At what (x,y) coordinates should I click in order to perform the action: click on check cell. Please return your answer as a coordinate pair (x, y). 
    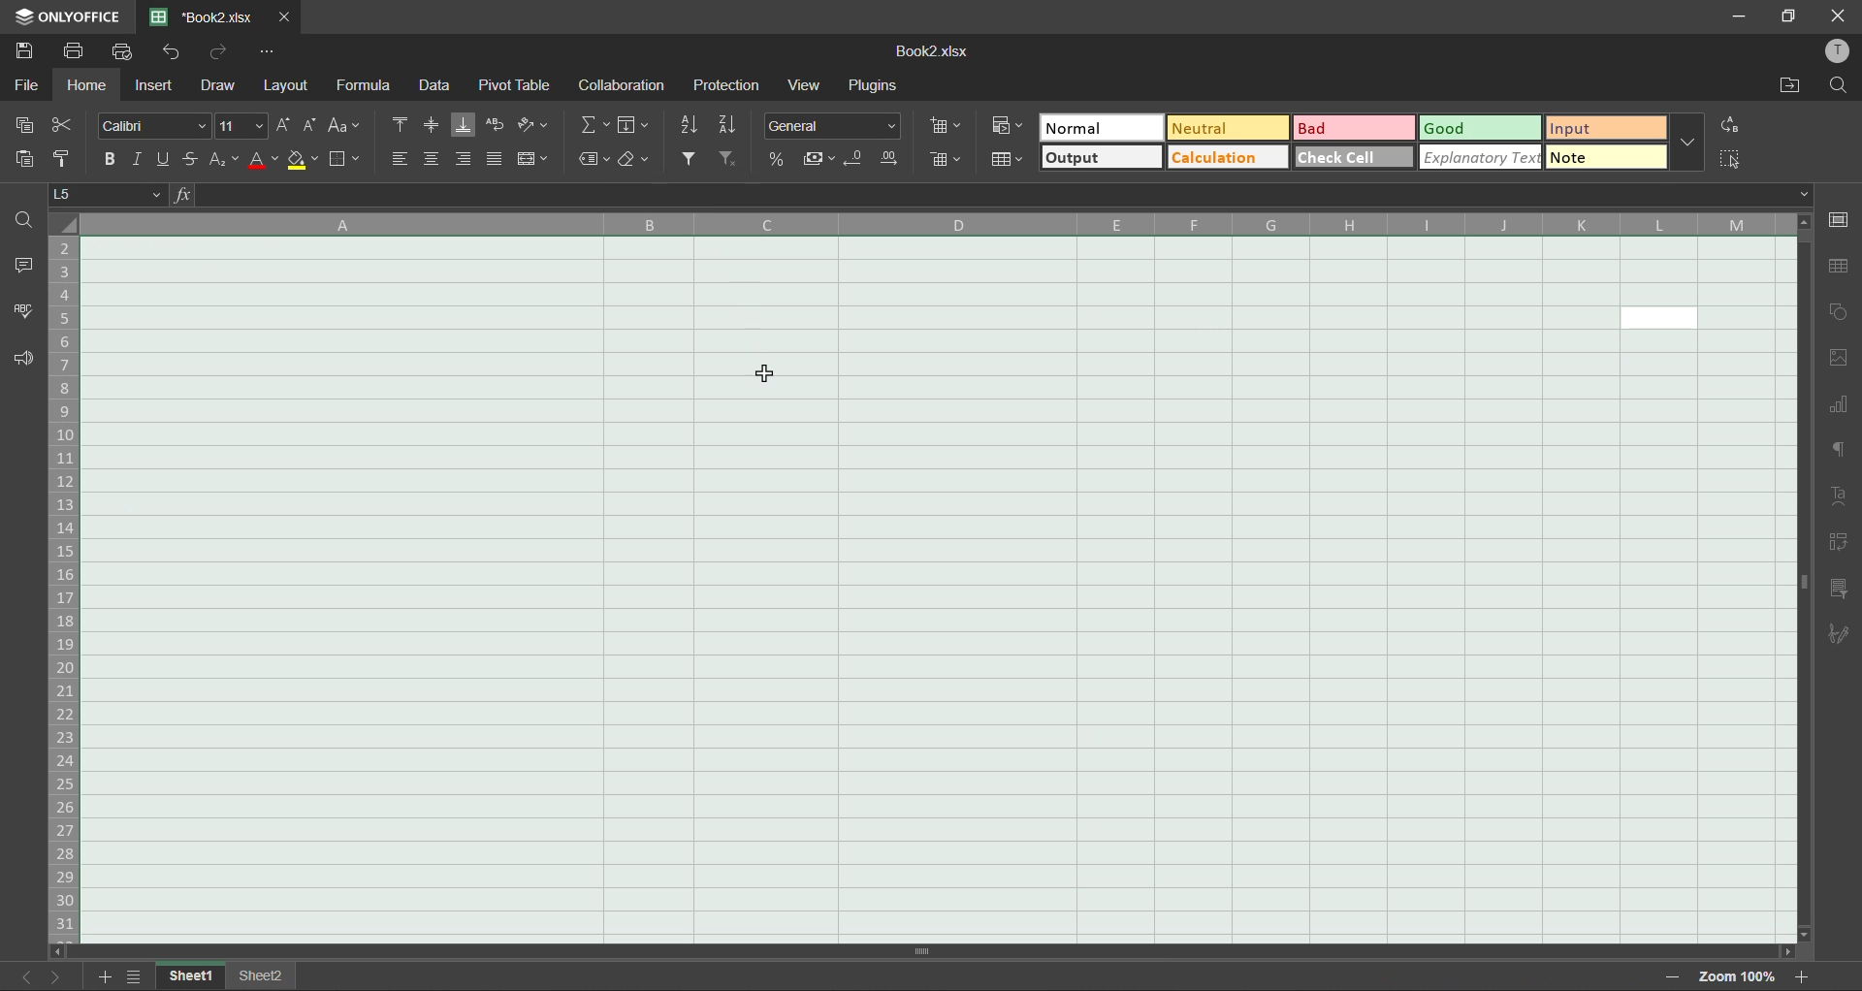
    Looking at the image, I should click on (1356, 157).